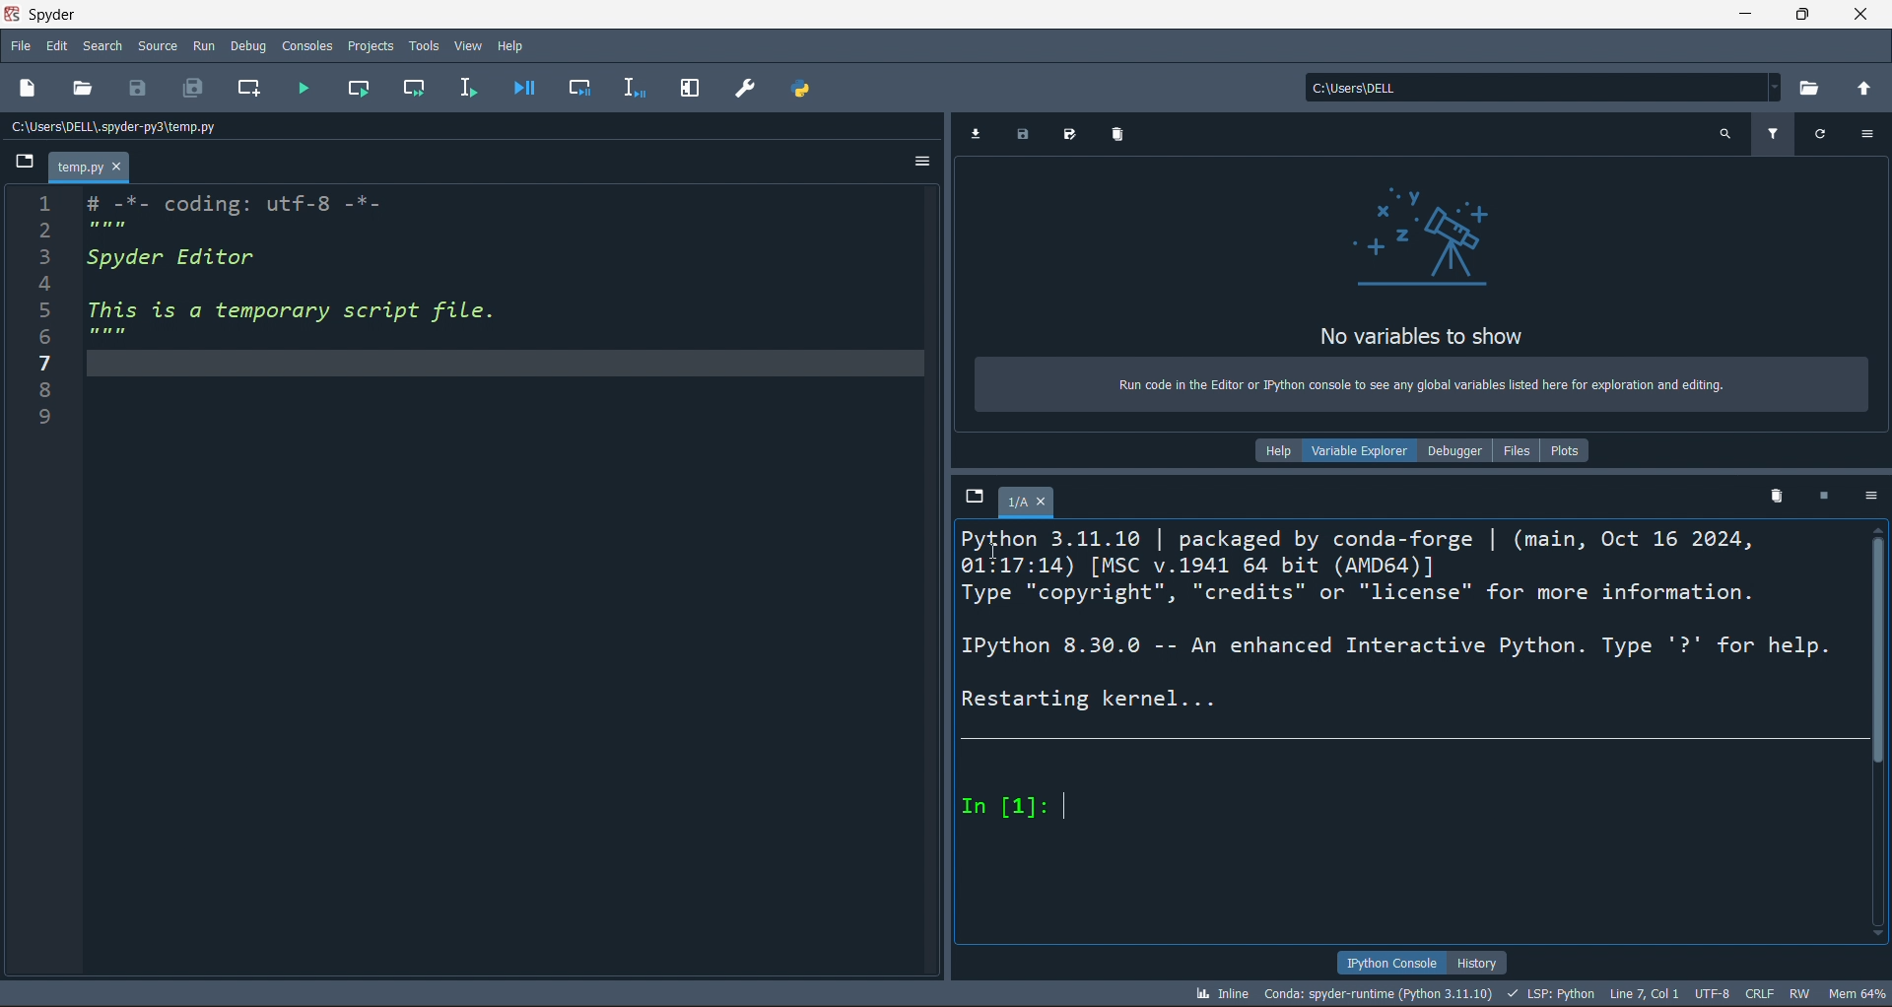 Image resolution: width=1892 pixels, height=1007 pixels. I want to click on FCT 3.11.10 | packaged by conda-forge | (main, Oct 16 2024,
01:17:14) [MSC v.1941 64 bit (AMD64)]

Type "copyright", "credits" or "license" for more information.
IPython 8.30.0 -- An enhanced Interactive Python. Type '?' for help.
Restarting kernel...

In [1]:, so click(1393, 701).